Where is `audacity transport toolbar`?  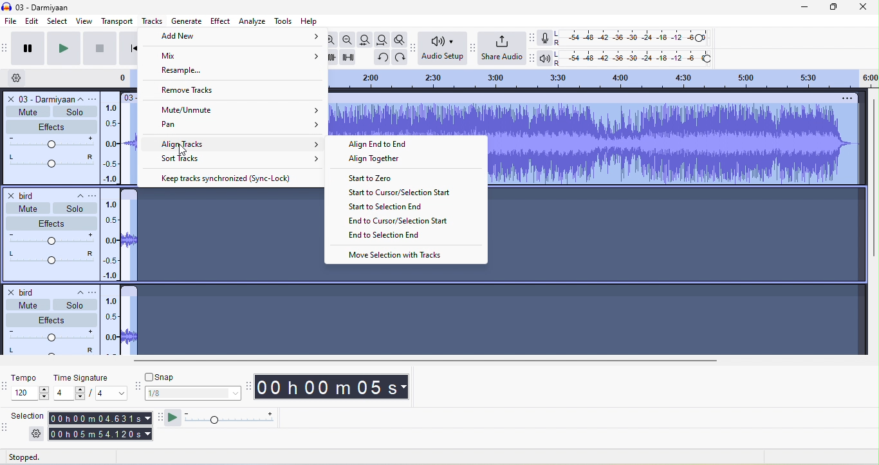 audacity transport toolbar is located at coordinates (6, 48).